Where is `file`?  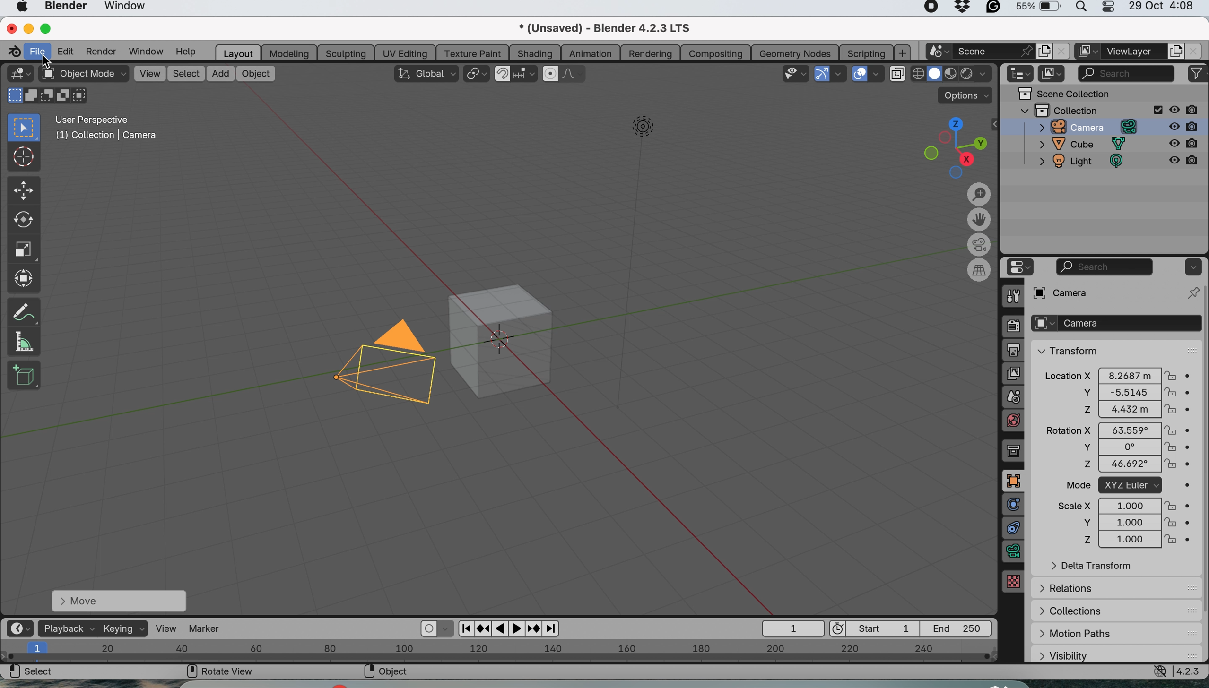
file is located at coordinates (39, 50).